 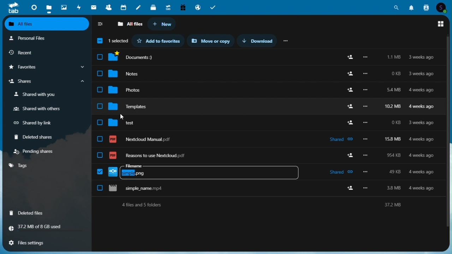 I want to click on cursor, so click(x=123, y=116).